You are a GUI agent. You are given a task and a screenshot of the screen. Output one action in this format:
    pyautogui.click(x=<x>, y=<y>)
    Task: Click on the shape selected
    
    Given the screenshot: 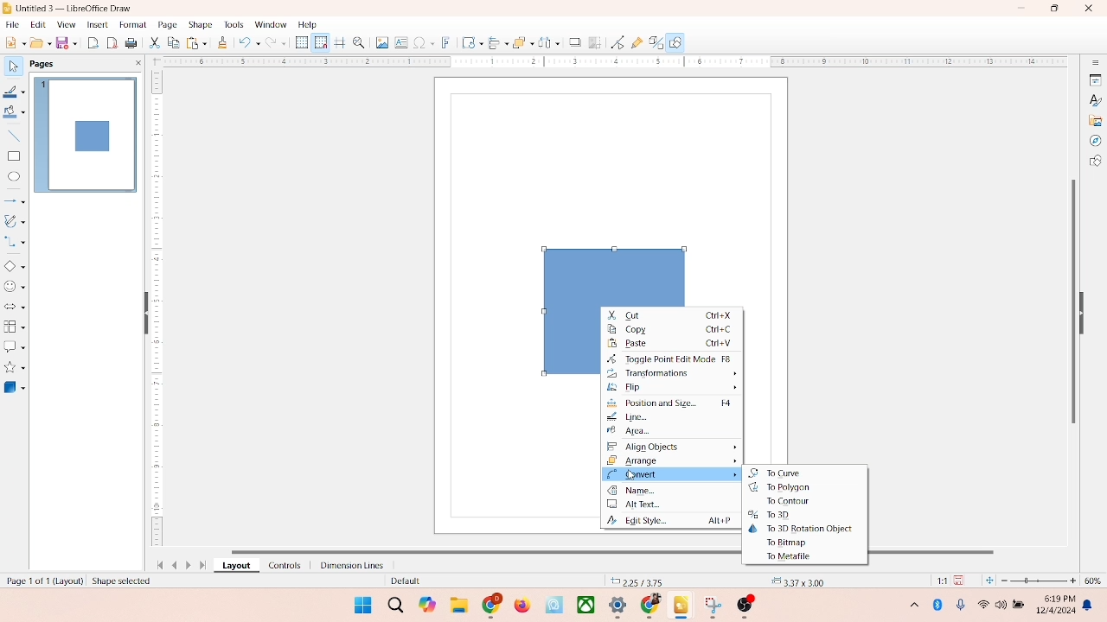 What is the action you would take?
    pyautogui.click(x=126, y=582)
    